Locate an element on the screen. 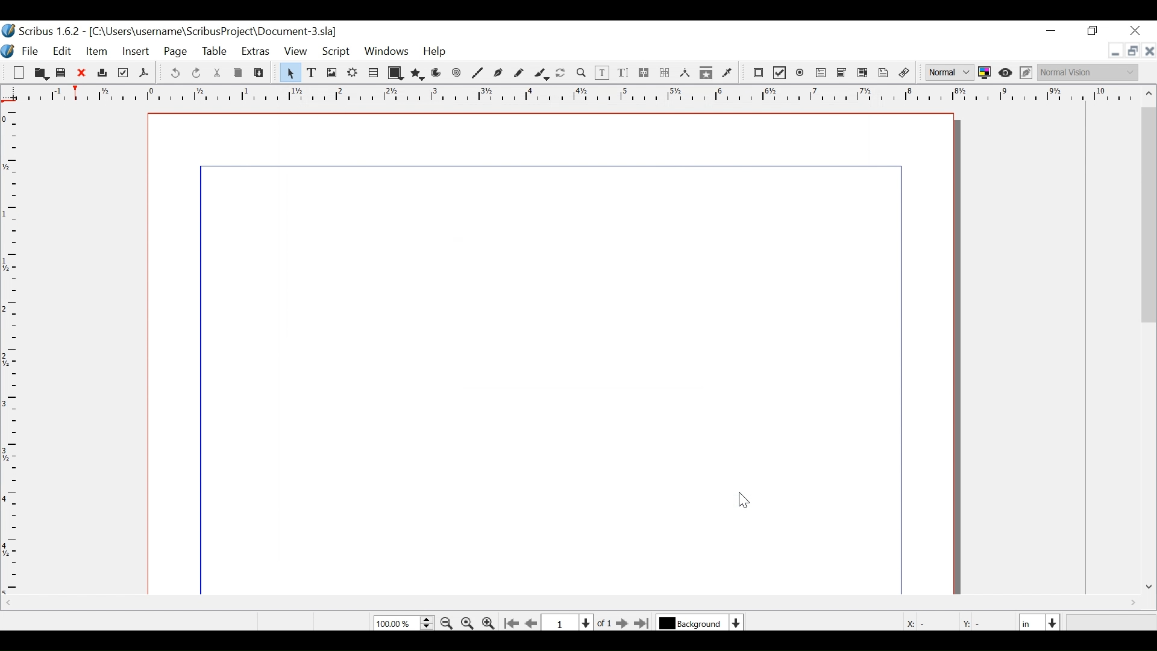  X: is located at coordinates (909, 621).